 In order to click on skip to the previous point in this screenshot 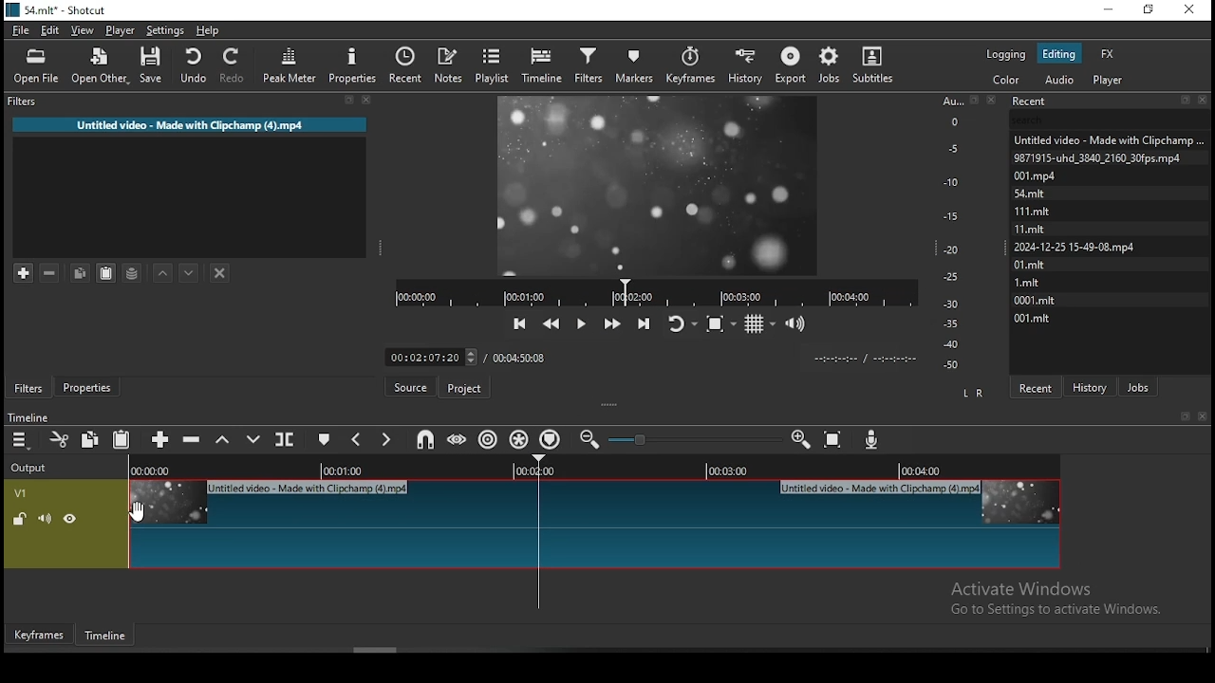, I will do `click(519, 322)`.